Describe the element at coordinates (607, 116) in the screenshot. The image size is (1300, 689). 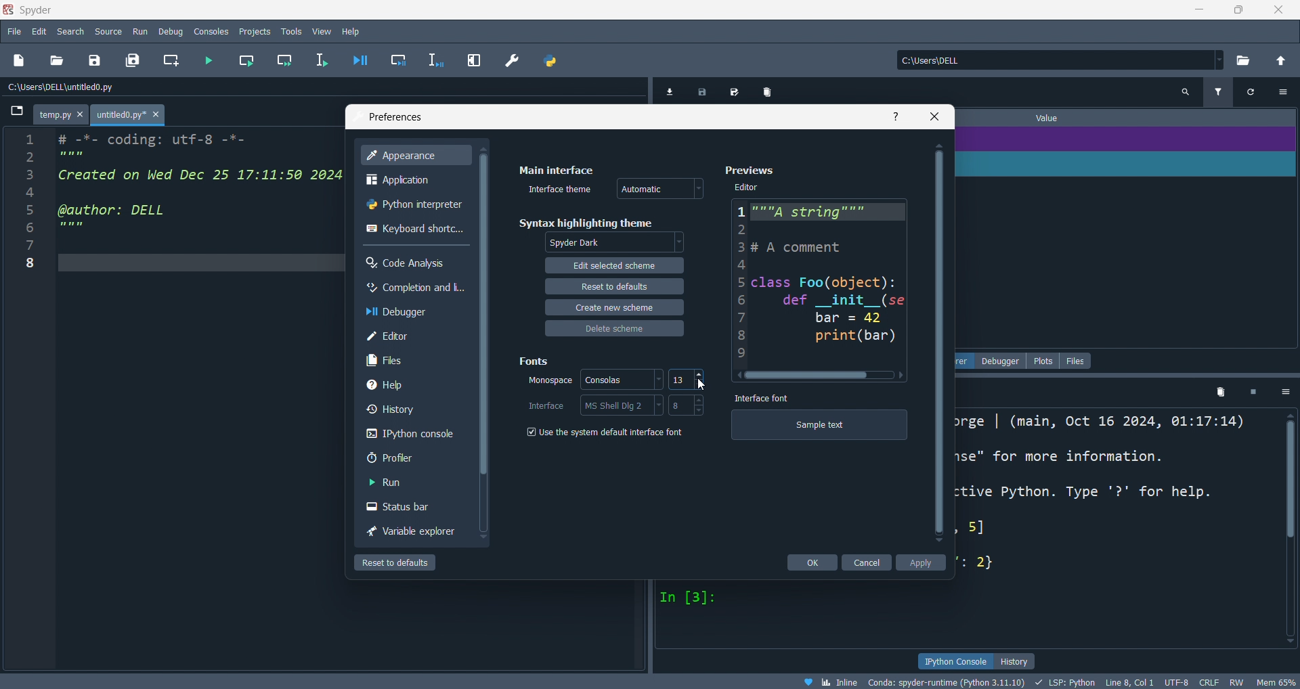
I see `preference tab title` at that location.